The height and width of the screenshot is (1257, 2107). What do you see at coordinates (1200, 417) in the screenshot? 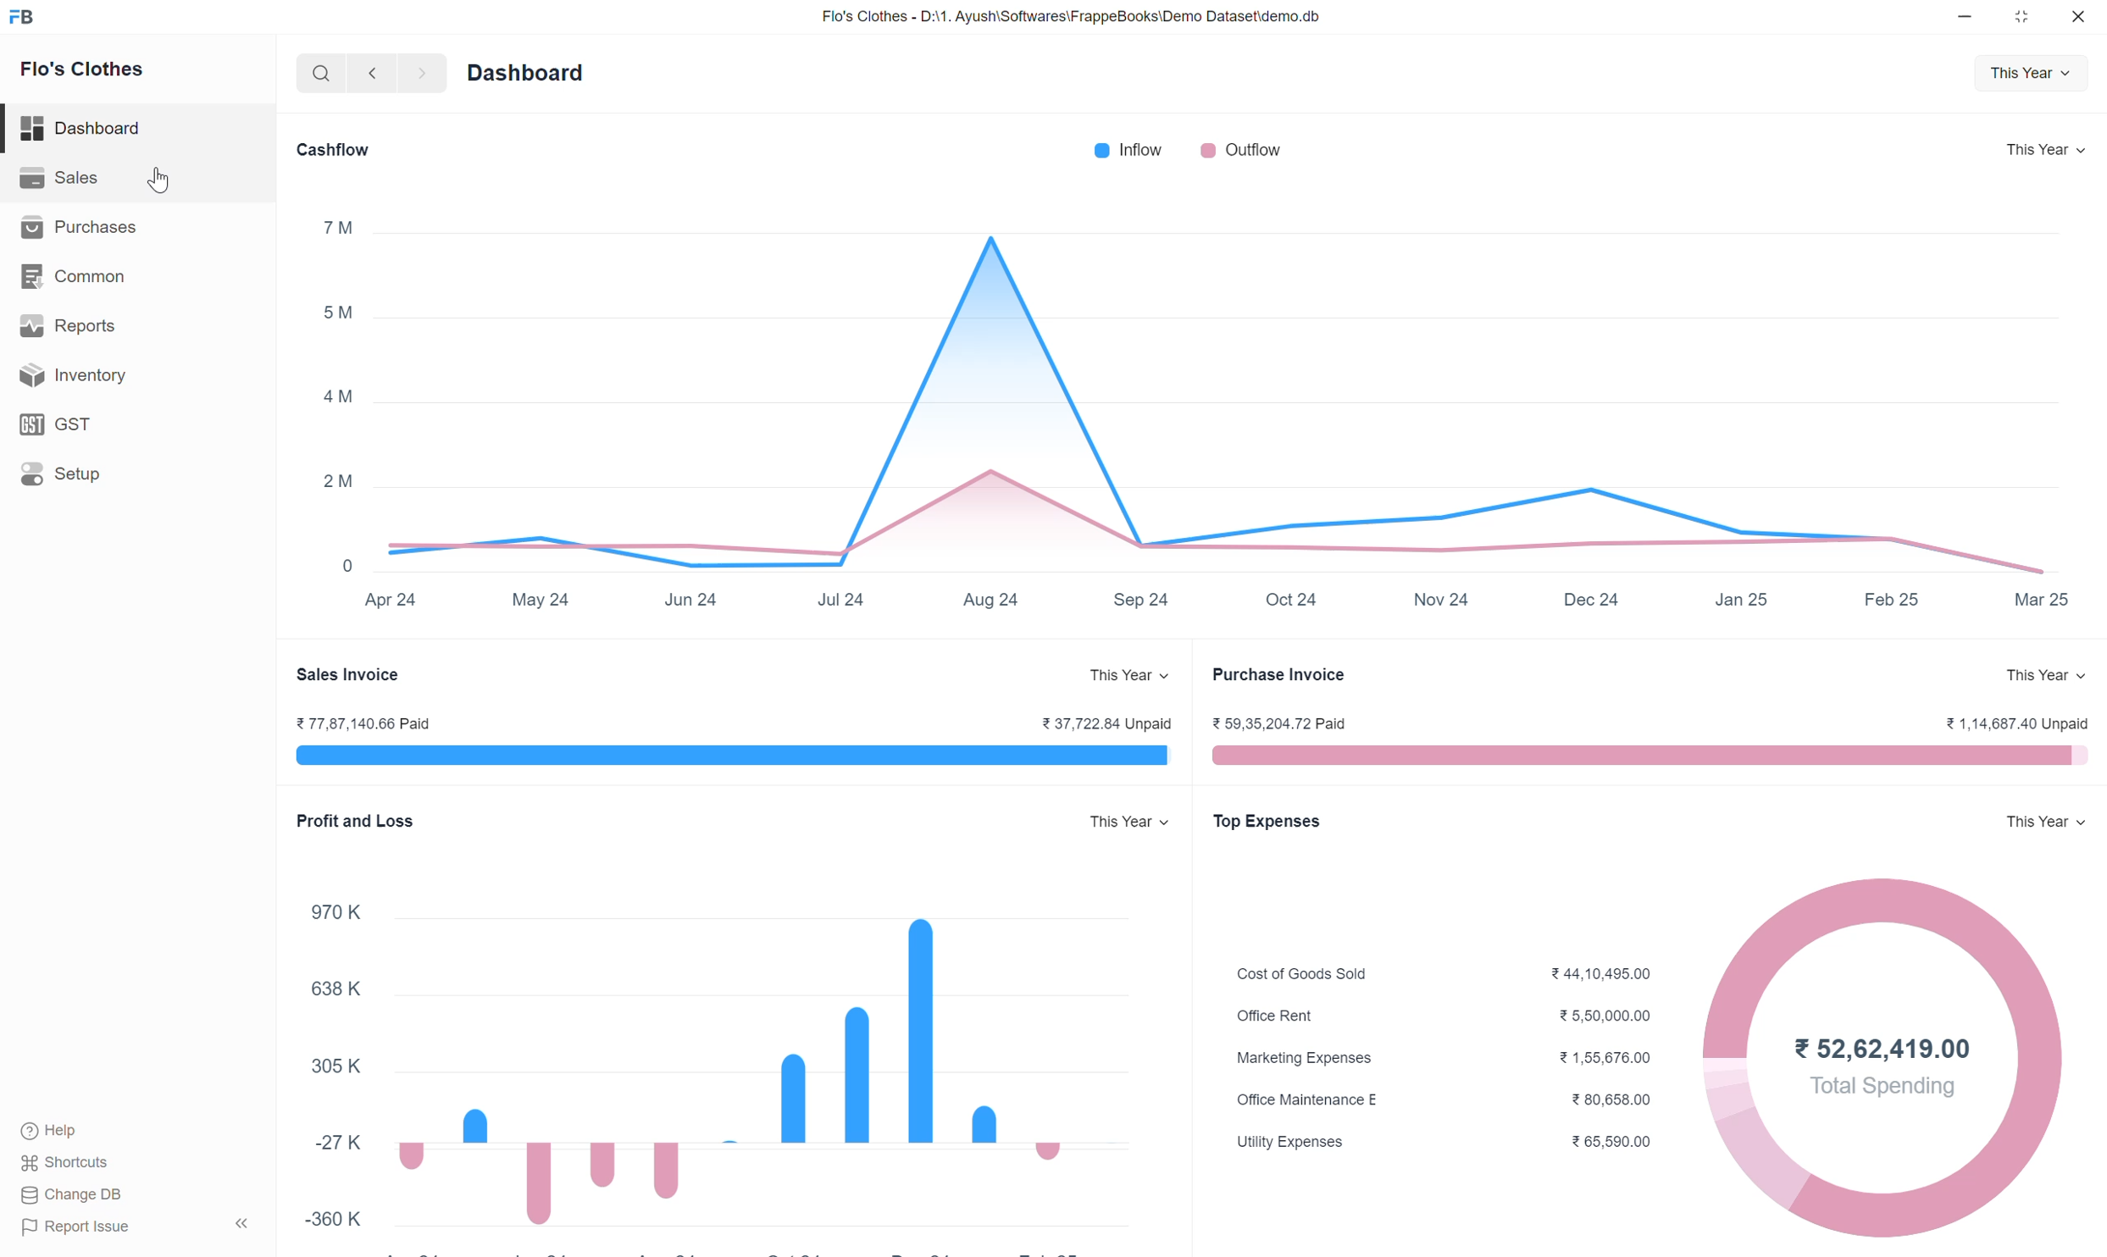
I see `cashflow graph ` at bounding box center [1200, 417].